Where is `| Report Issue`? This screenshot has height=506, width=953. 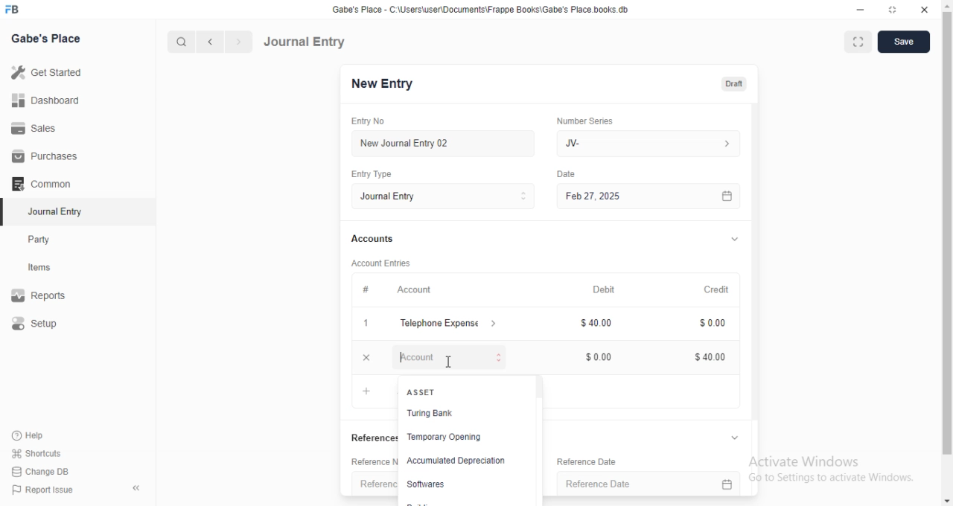 | Report Issue is located at coordinates (44, 490).